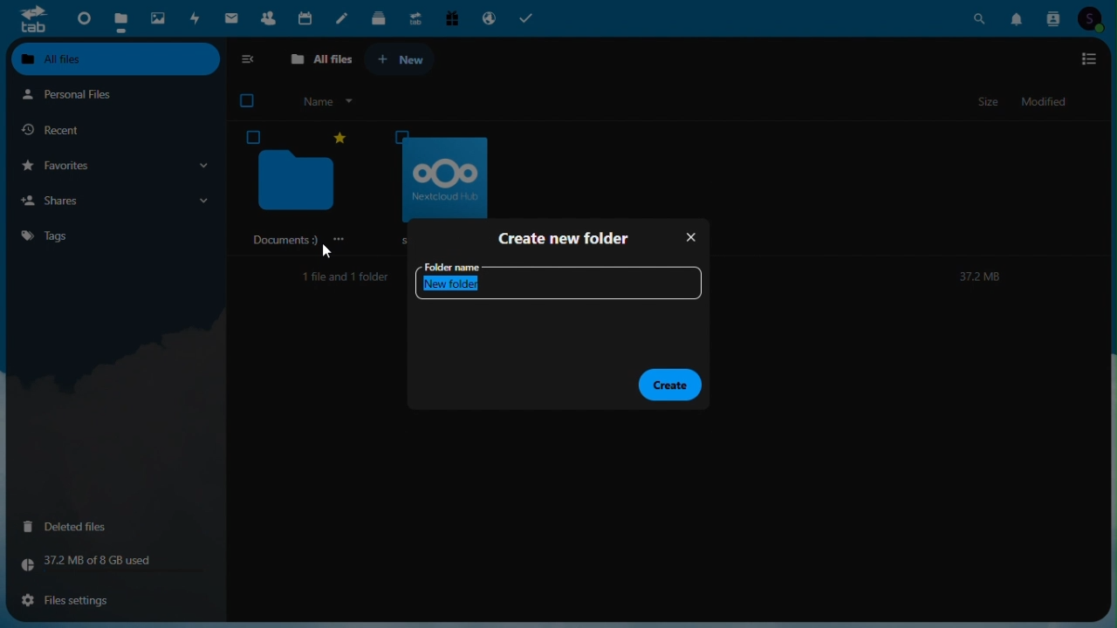  What do you see at coordinates (307, 17) in the screenshot?
I see `Calendar` at bounding box center [307, 17].